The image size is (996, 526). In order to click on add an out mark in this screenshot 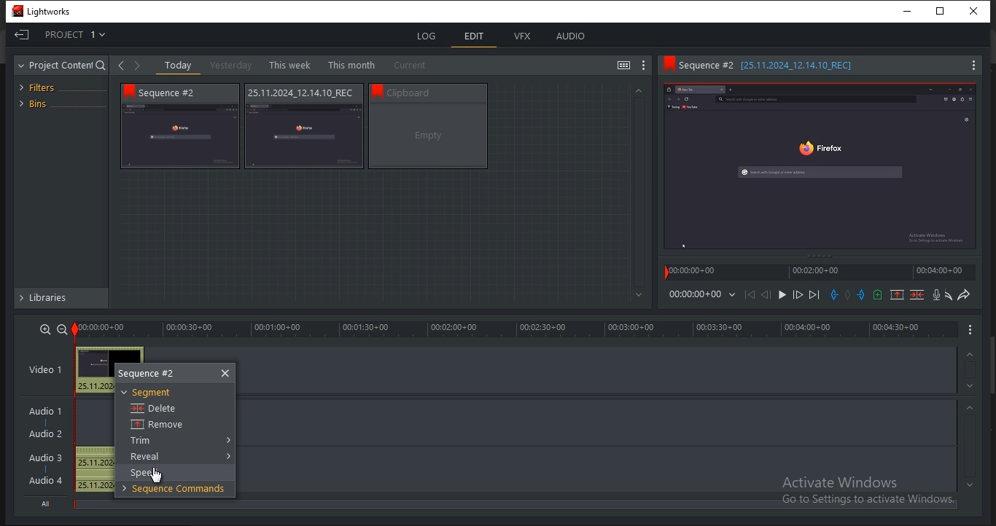, I will do `click(860, 295)`.